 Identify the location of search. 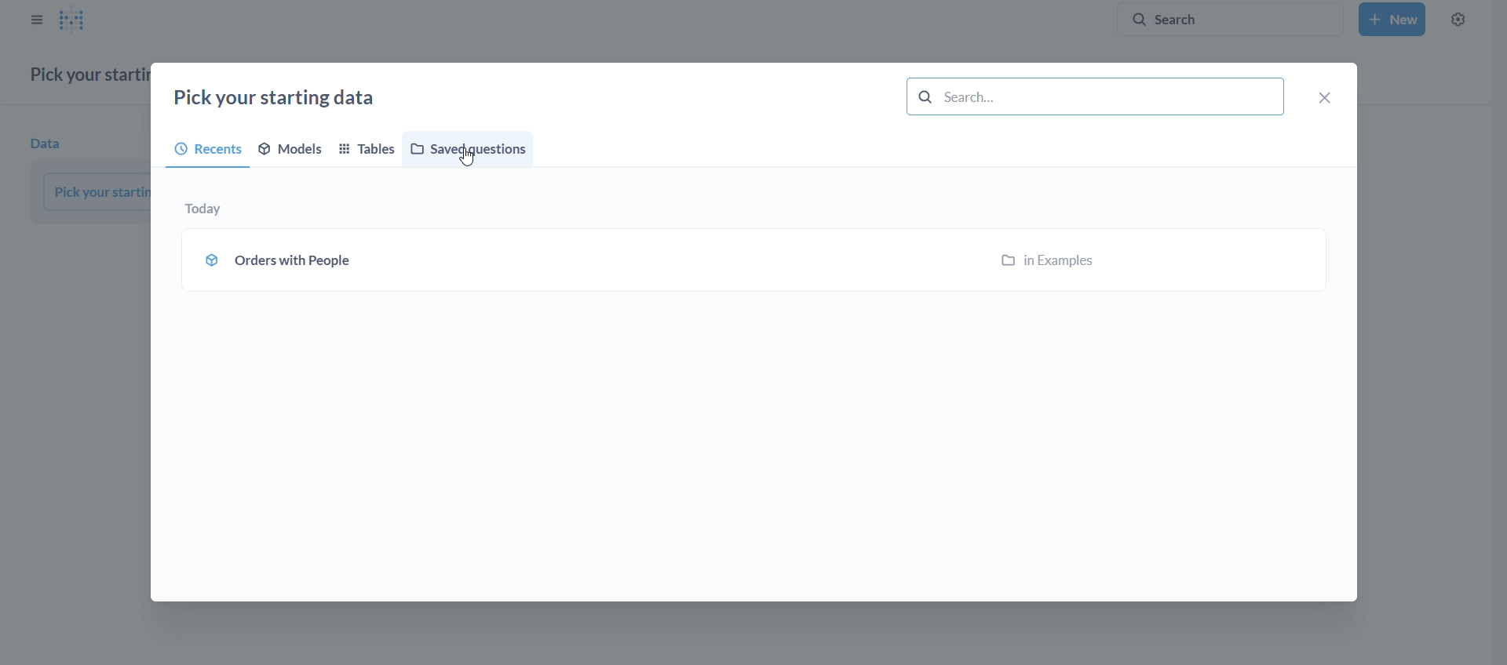
(1221, 19).